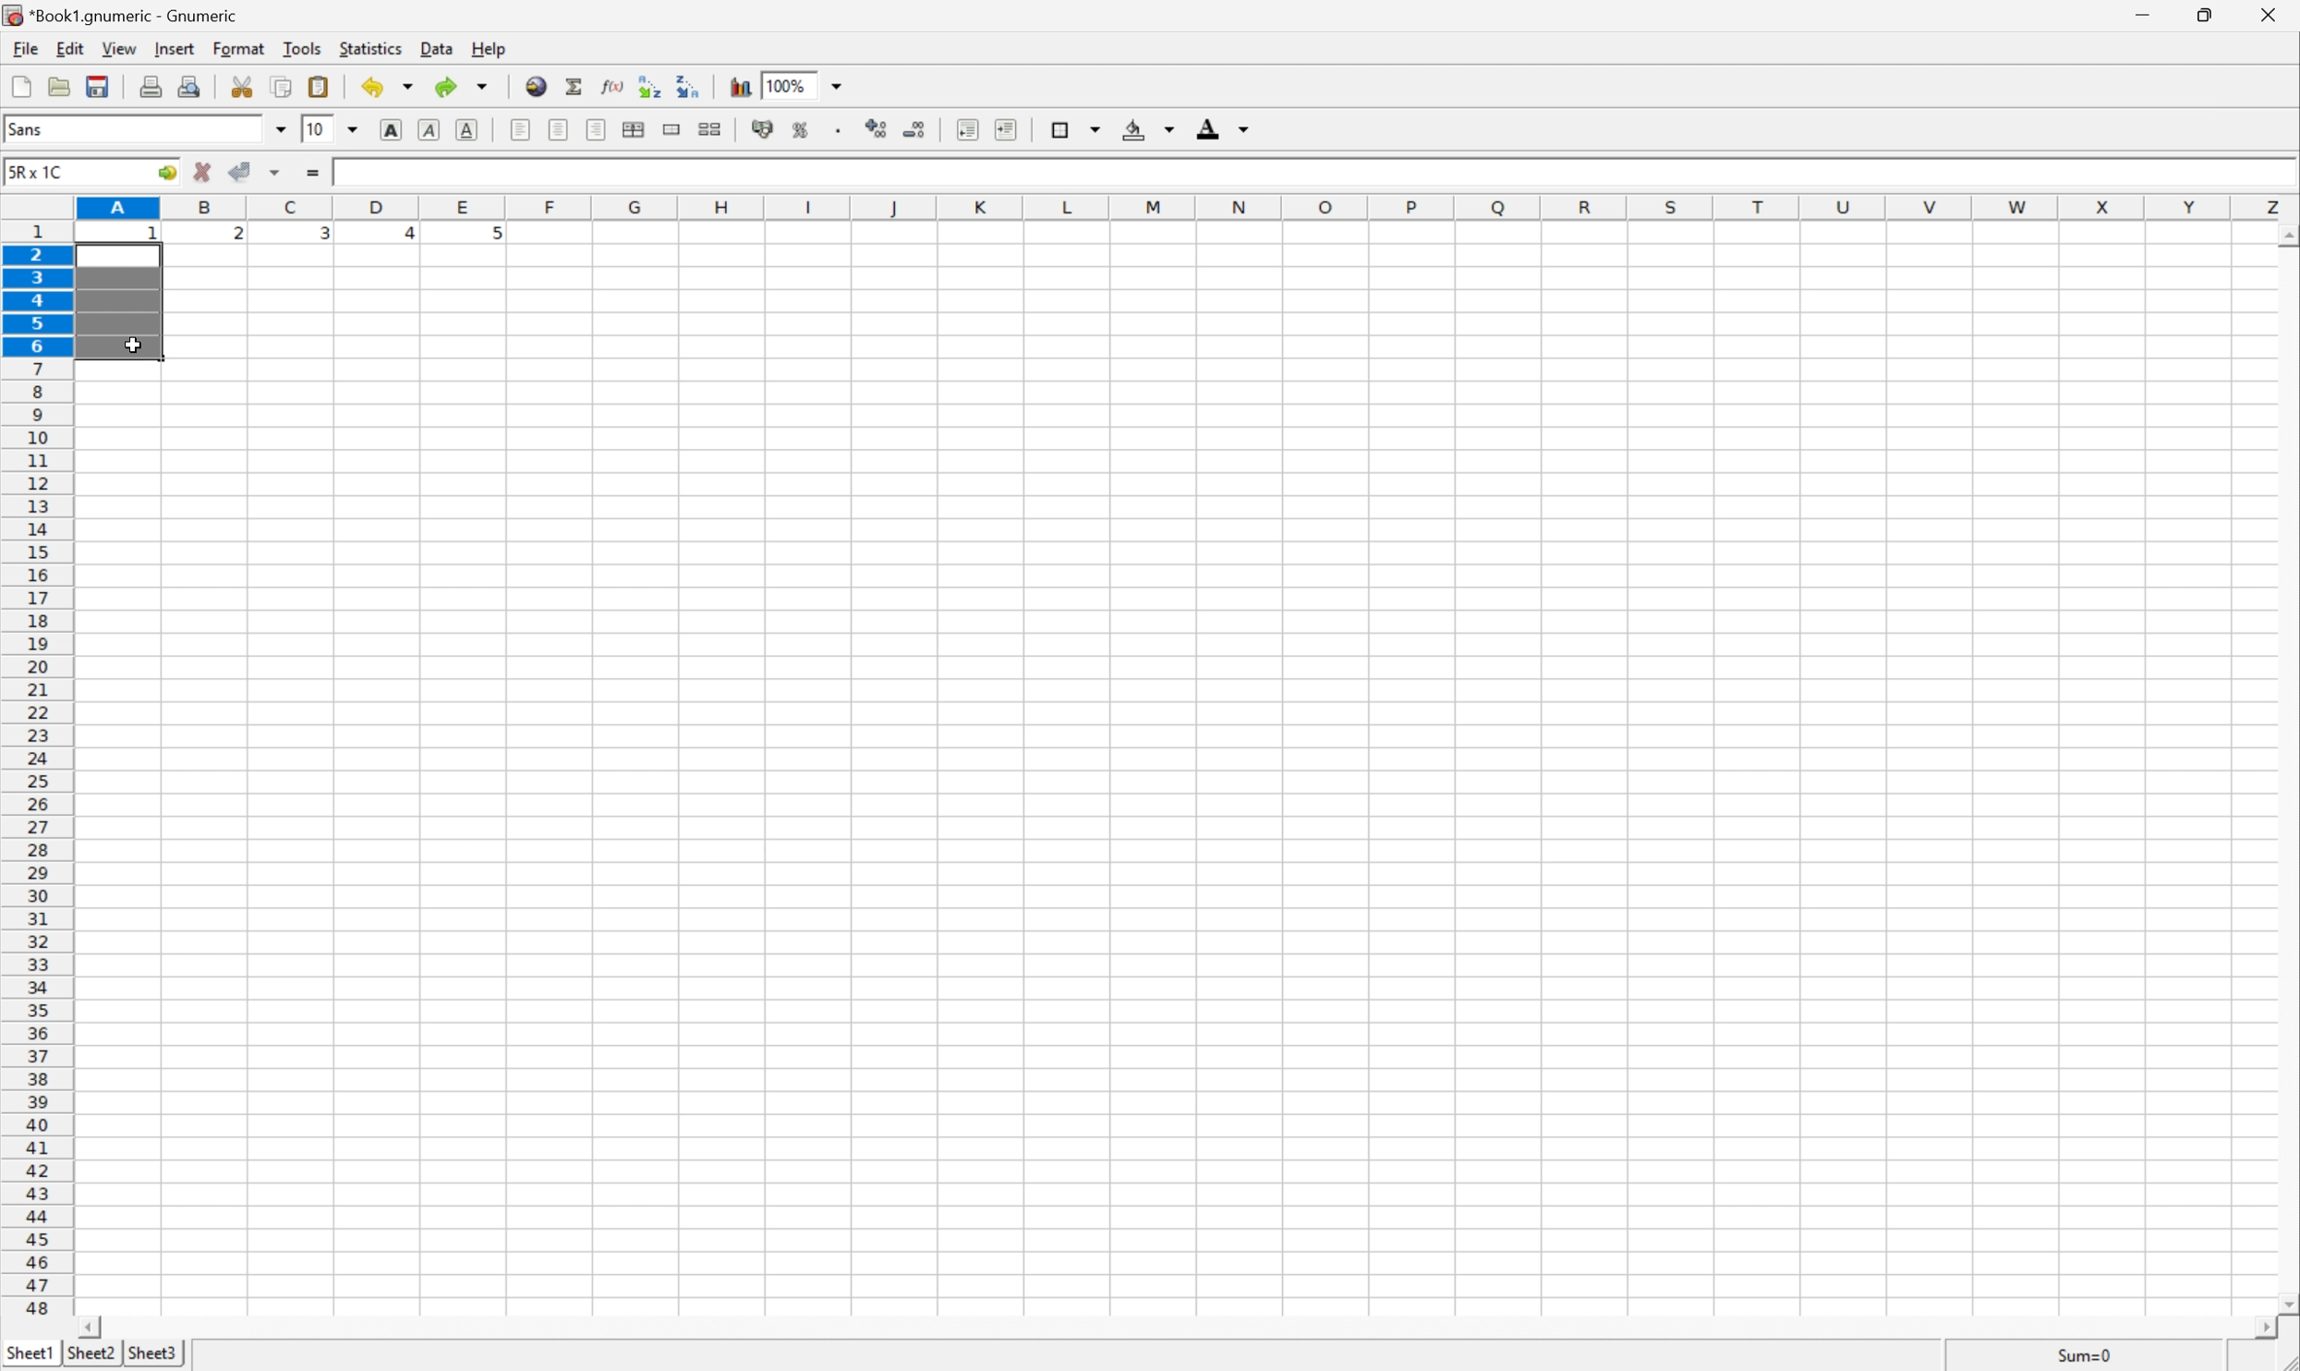  I want to click on scroll left, so click(95, 1328).